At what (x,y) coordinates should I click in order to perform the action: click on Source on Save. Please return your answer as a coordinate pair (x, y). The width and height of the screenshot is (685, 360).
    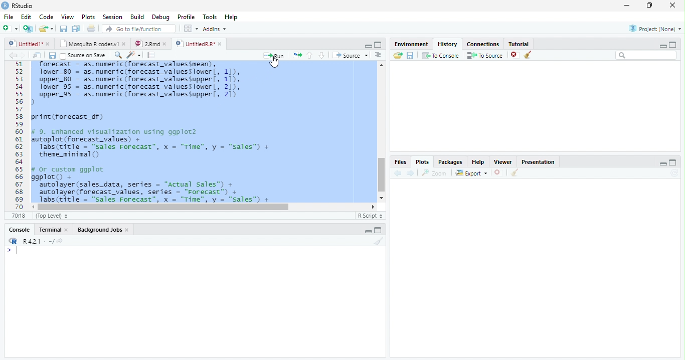
    Looking at the image, I should click on (83, 56).